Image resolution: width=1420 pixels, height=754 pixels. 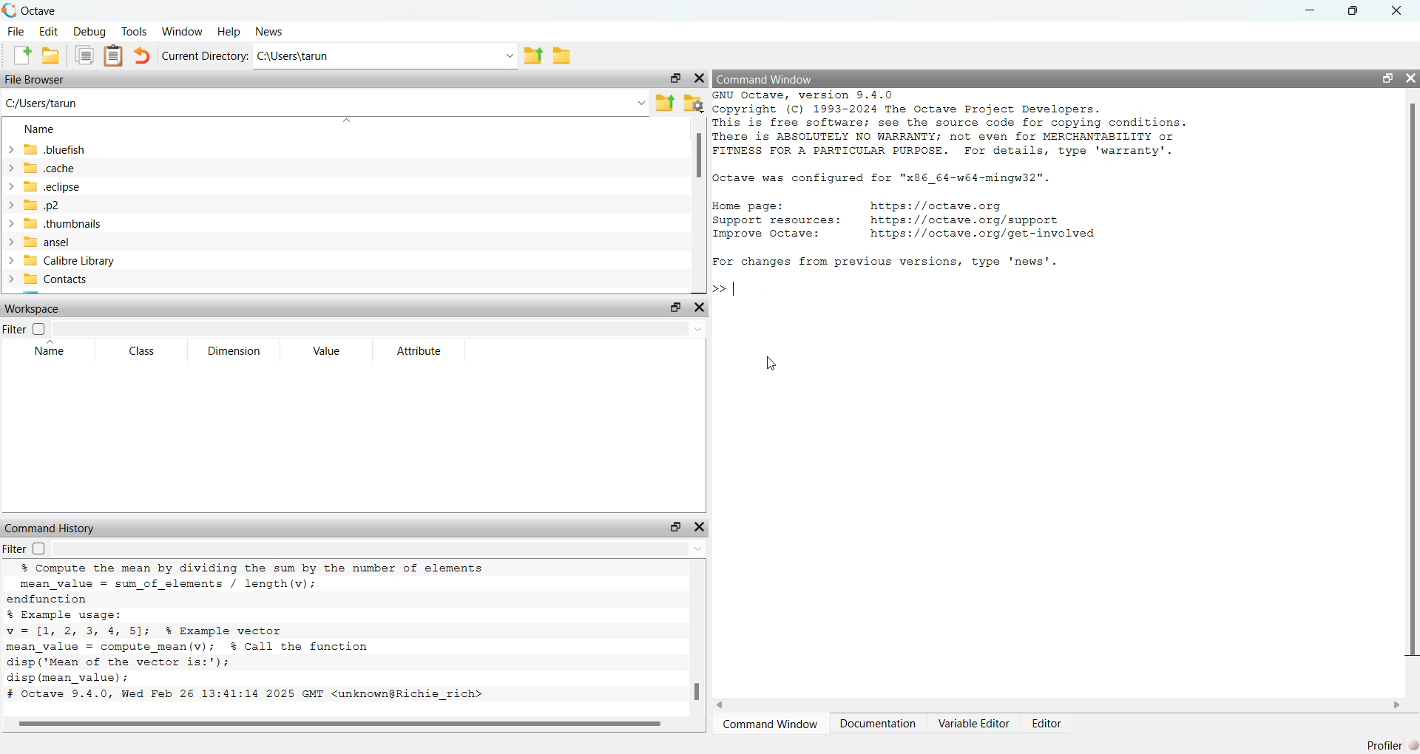 What do you see at coordinates (62, 225) in the screenshot?
I see `.thumbnails` at bounding box center [62, 225].